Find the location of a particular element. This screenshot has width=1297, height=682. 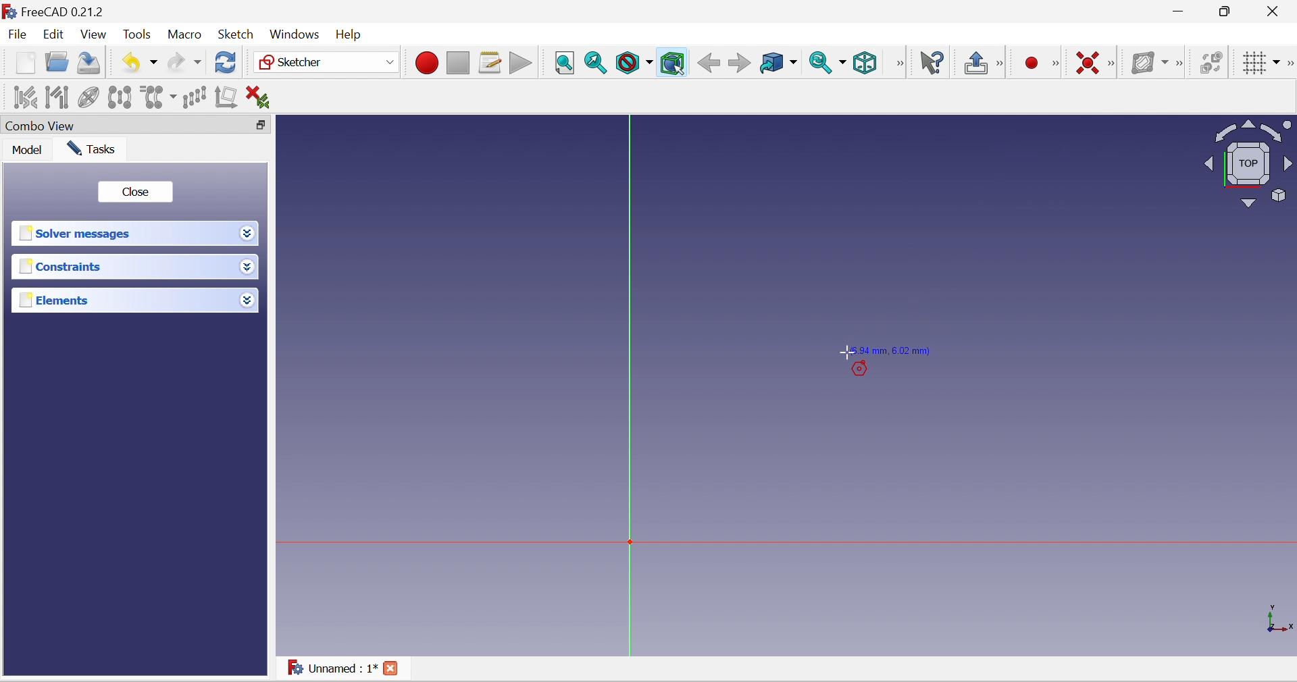

maximize is located at coordinates (1227, 11).